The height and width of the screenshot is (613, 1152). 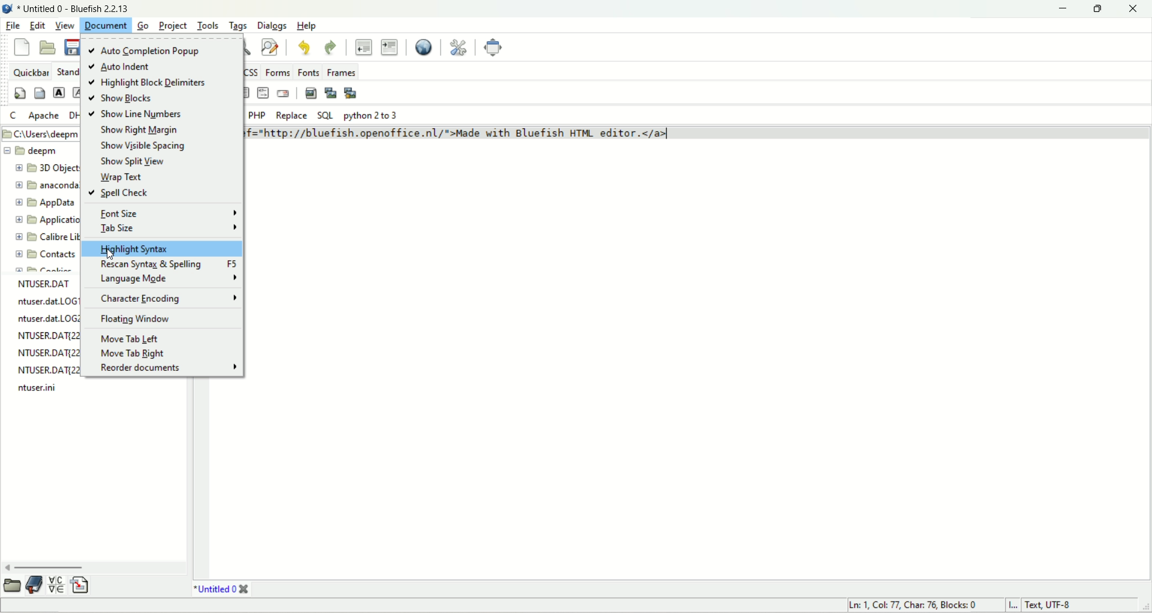 I want to click on tab size, so click(x=169, y=228).